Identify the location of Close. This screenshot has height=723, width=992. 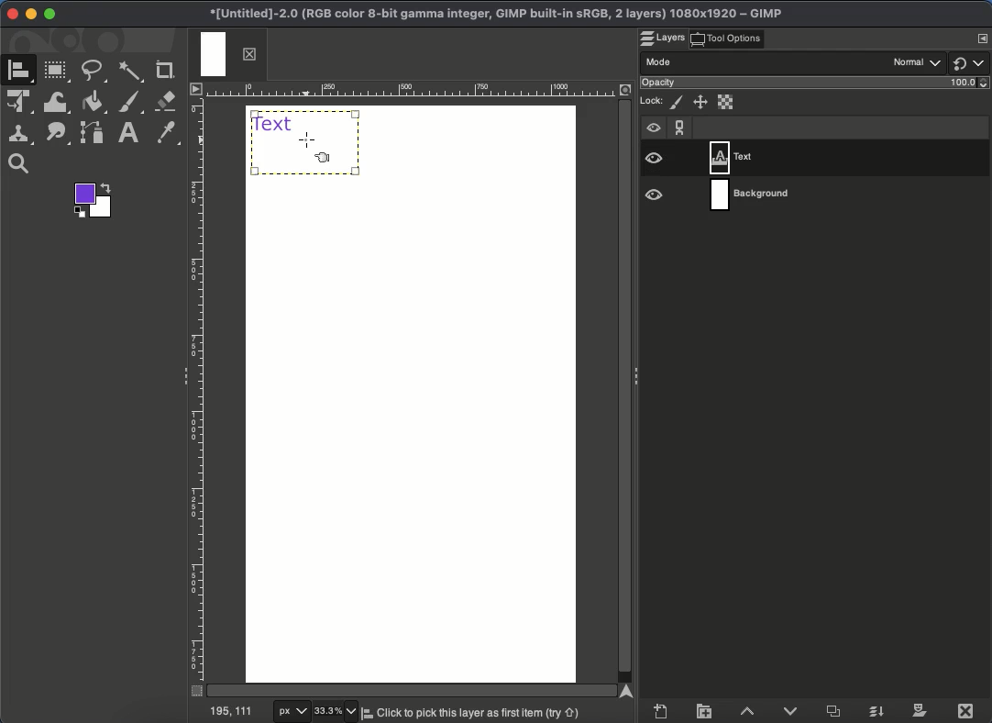
(968, 709).